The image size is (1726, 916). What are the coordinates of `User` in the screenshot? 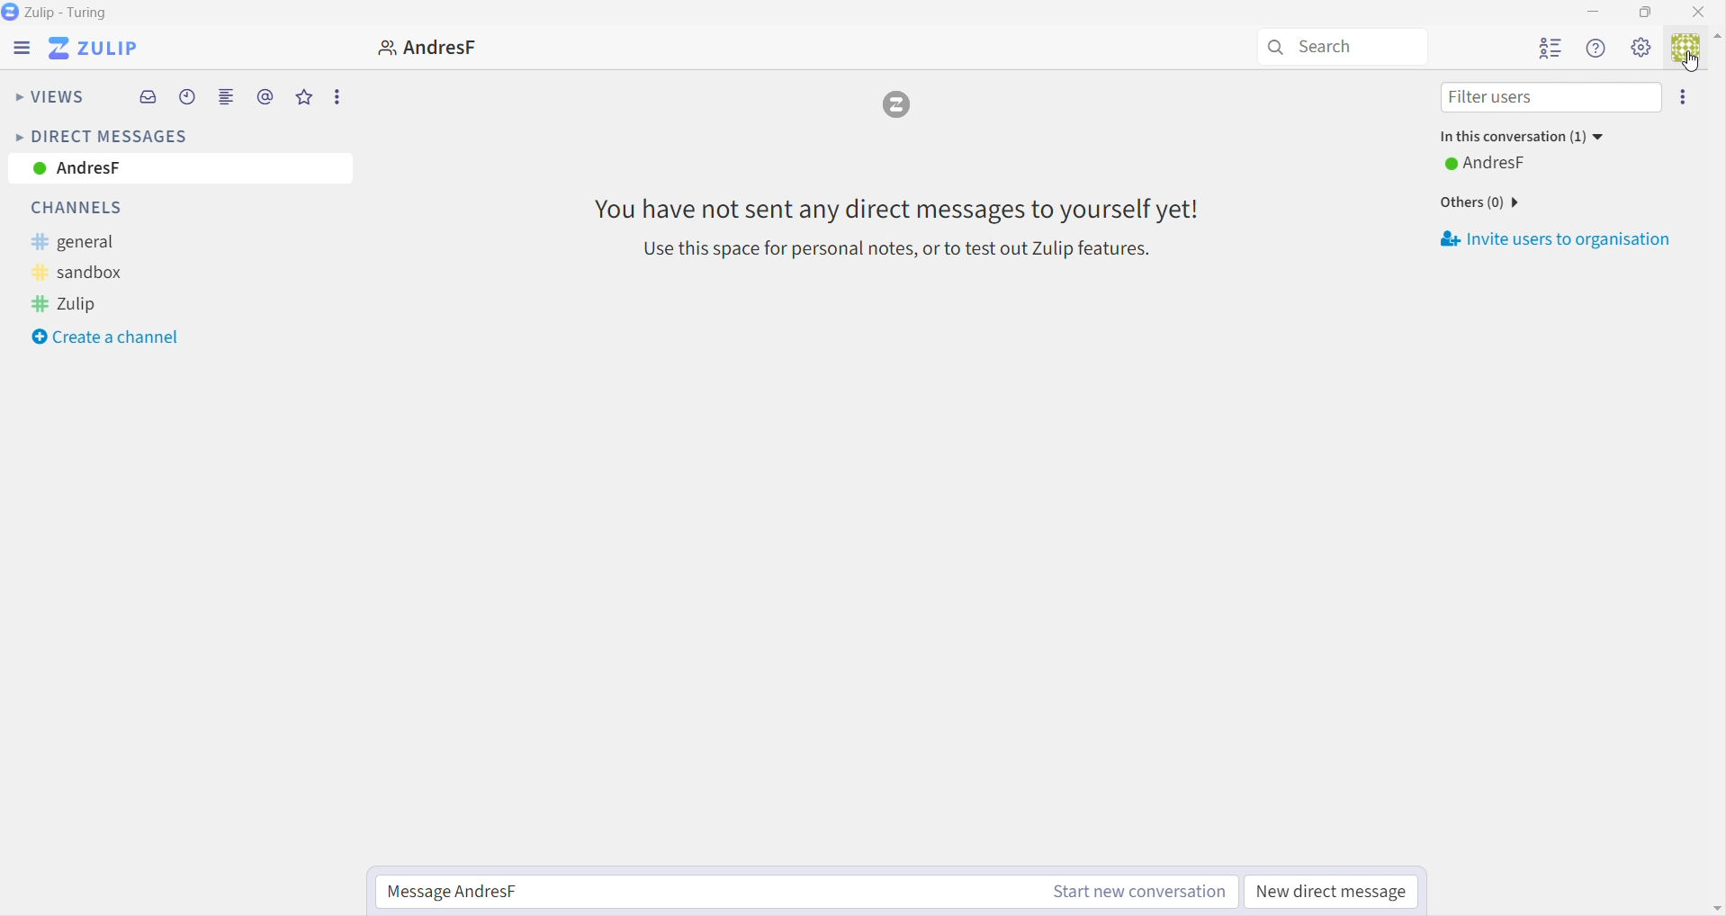 It's located at (1695, 54).